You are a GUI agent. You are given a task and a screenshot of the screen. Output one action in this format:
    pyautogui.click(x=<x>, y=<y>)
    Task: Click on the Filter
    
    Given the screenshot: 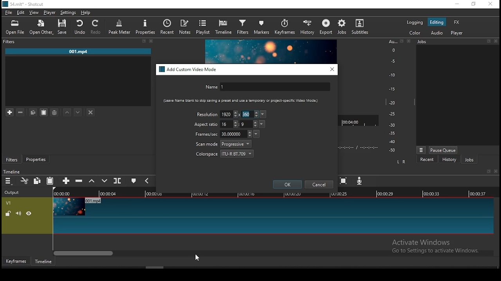 What is the action you would take?
    pyautogui.click(x=10, y=42)
    